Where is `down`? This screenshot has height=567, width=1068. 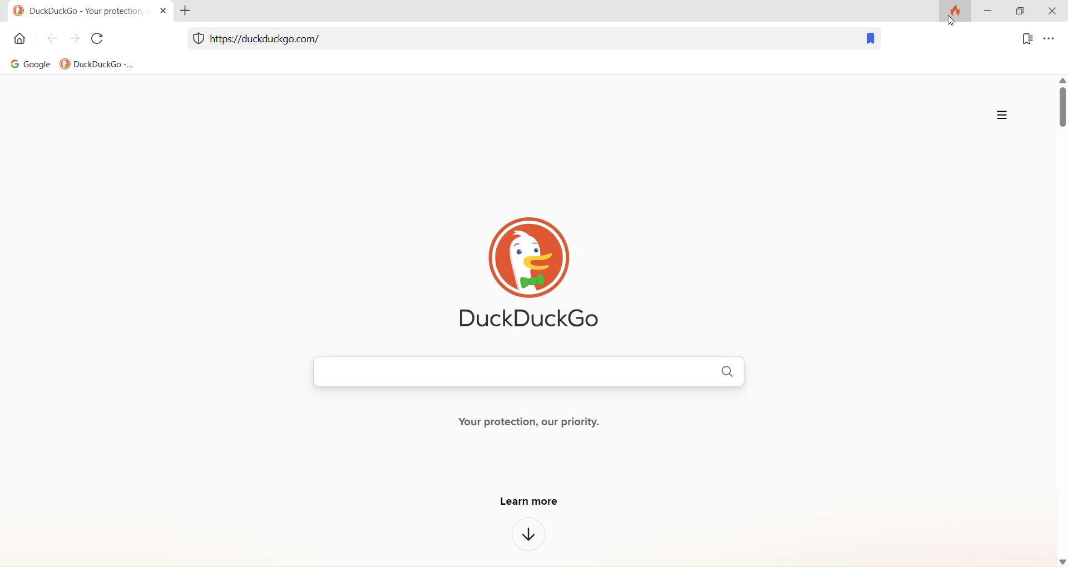 down is located at coordinates (1057, 562).